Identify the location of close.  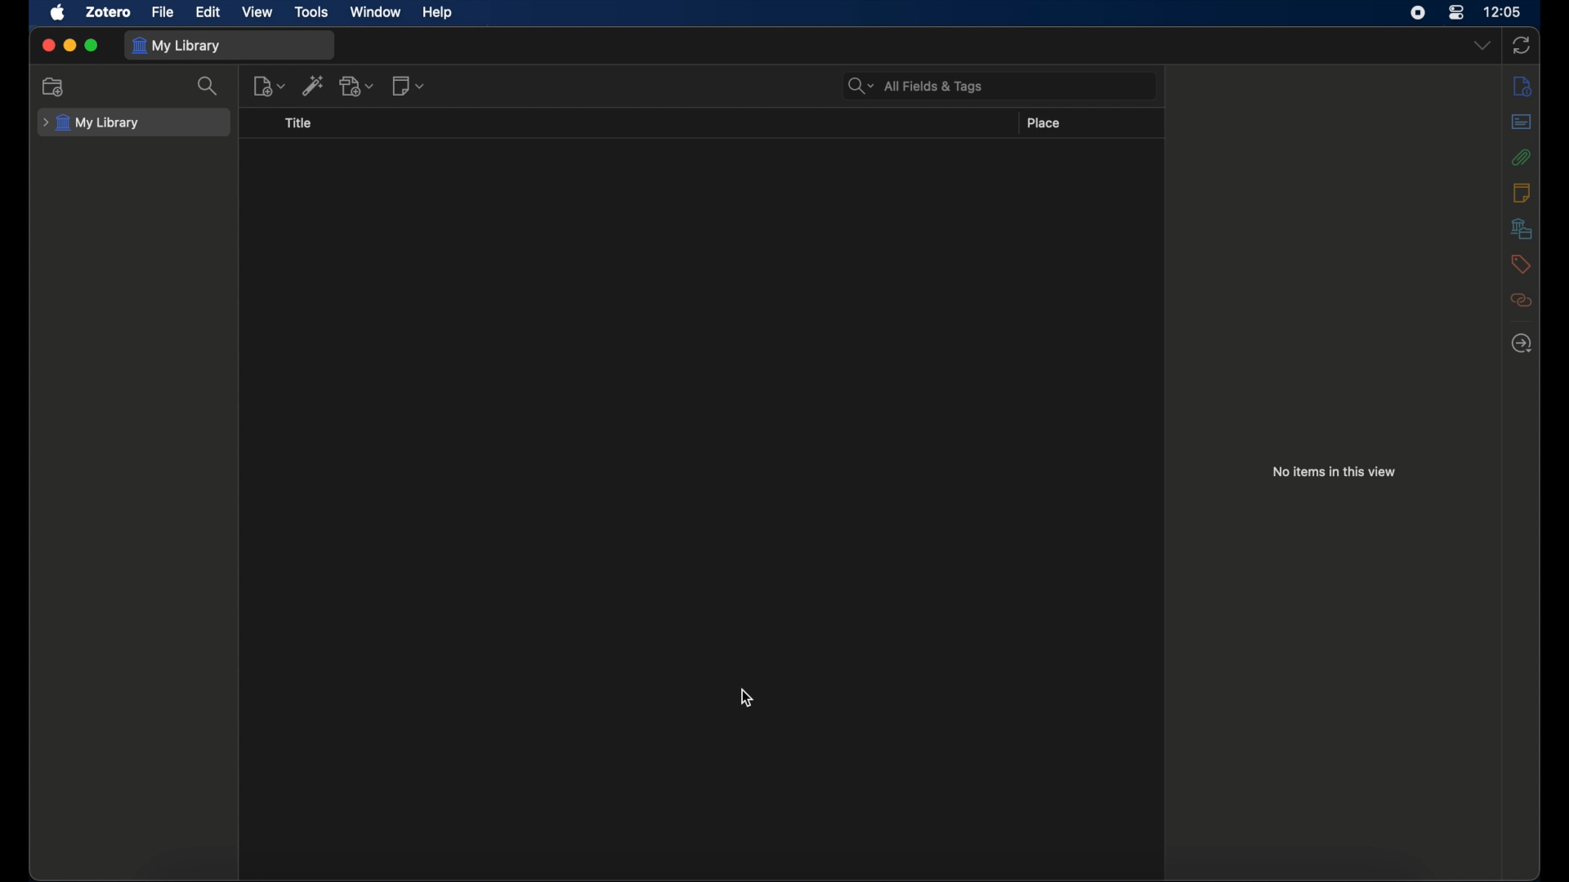
(47, 45).